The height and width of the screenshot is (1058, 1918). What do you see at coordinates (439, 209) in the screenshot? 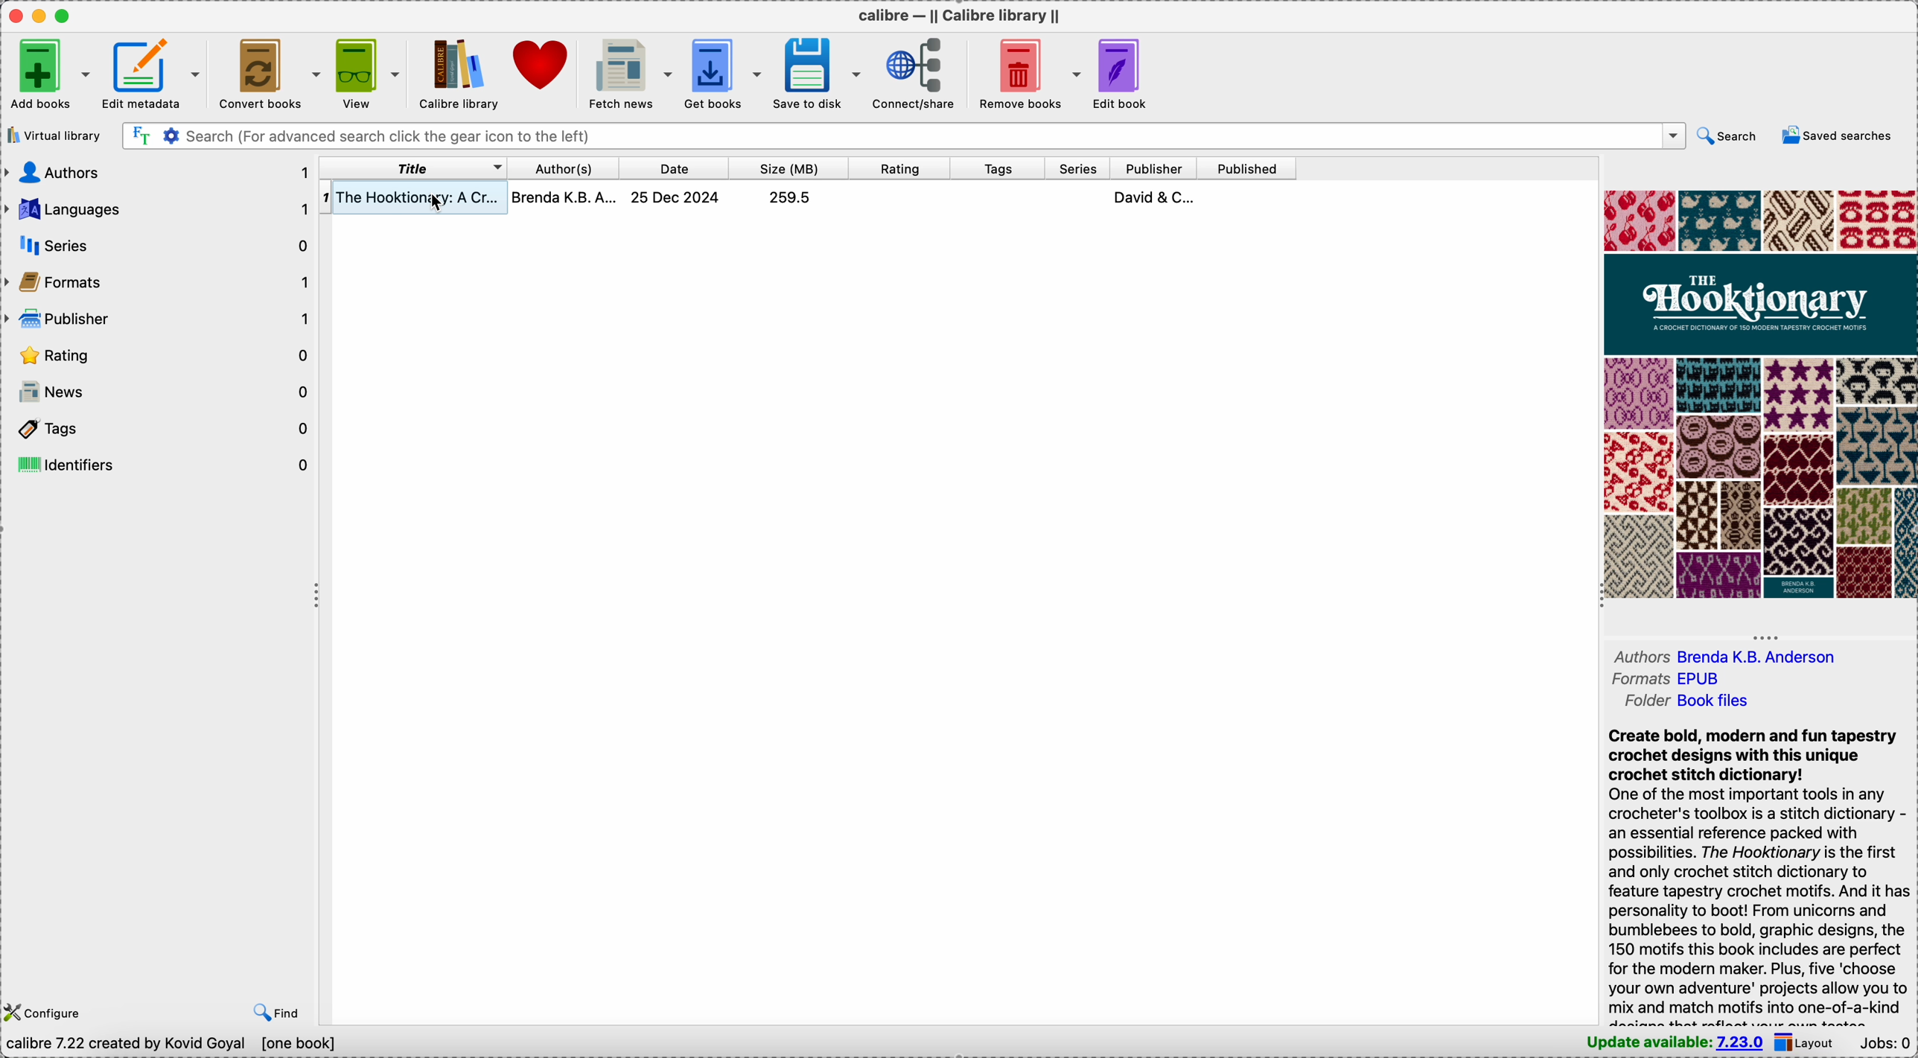
I see `cursor` at bounding box center [439, 209].